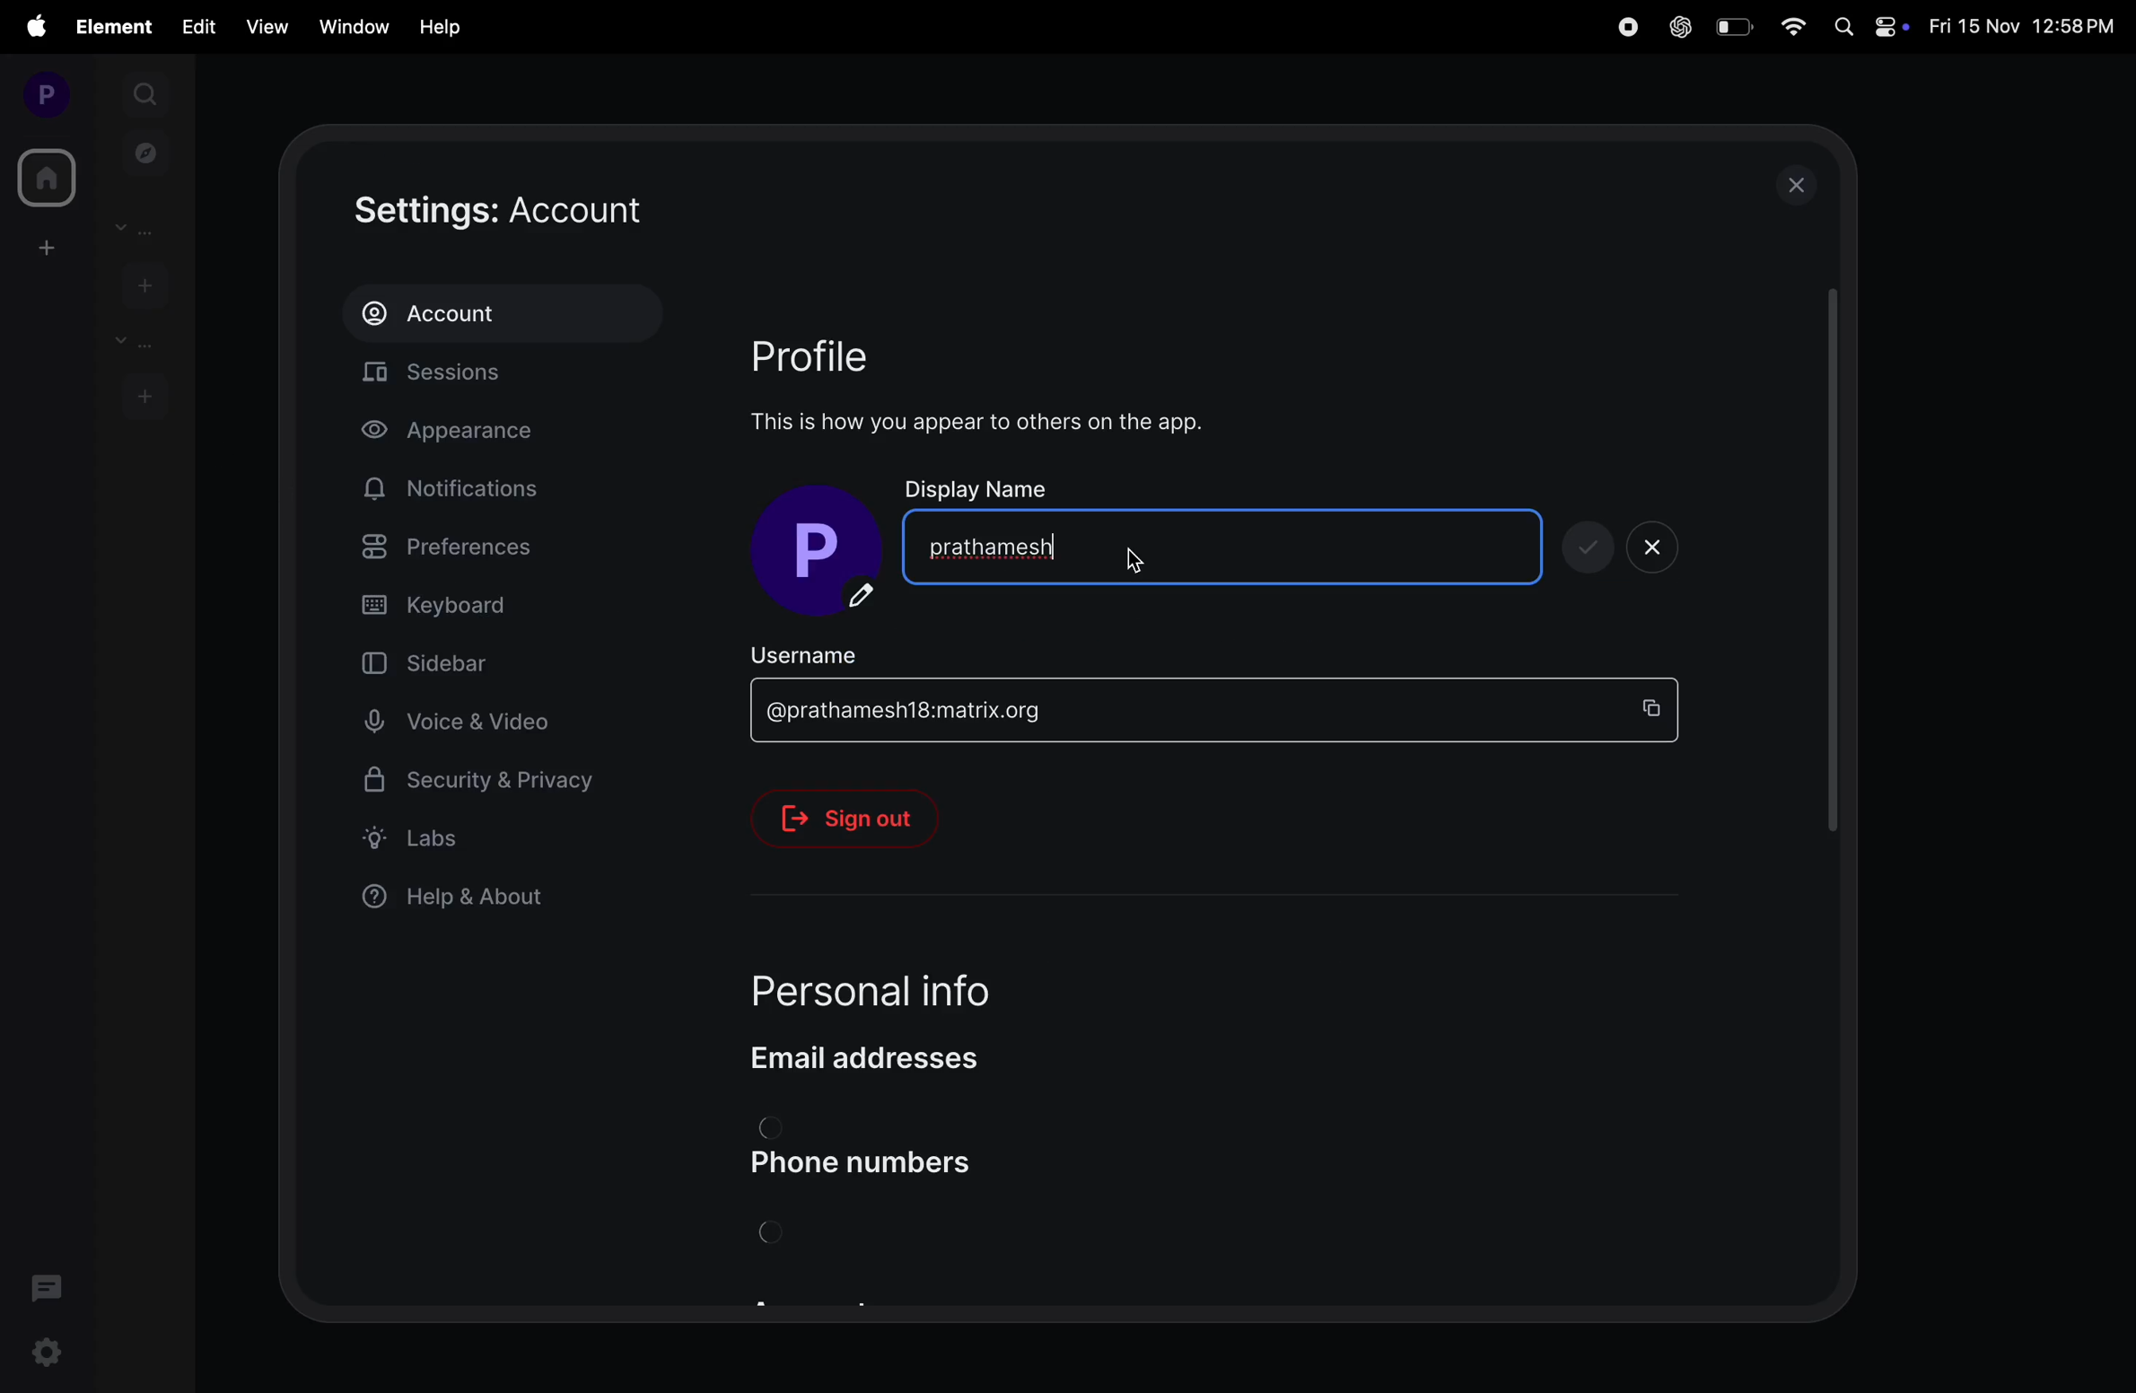 The width and height of the screenshot is (2136, 1393). I want to click on close, so click(1802, 184).